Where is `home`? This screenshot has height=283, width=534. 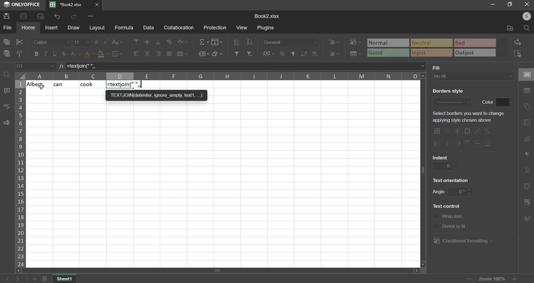 home is located at coordinates (29, 27).